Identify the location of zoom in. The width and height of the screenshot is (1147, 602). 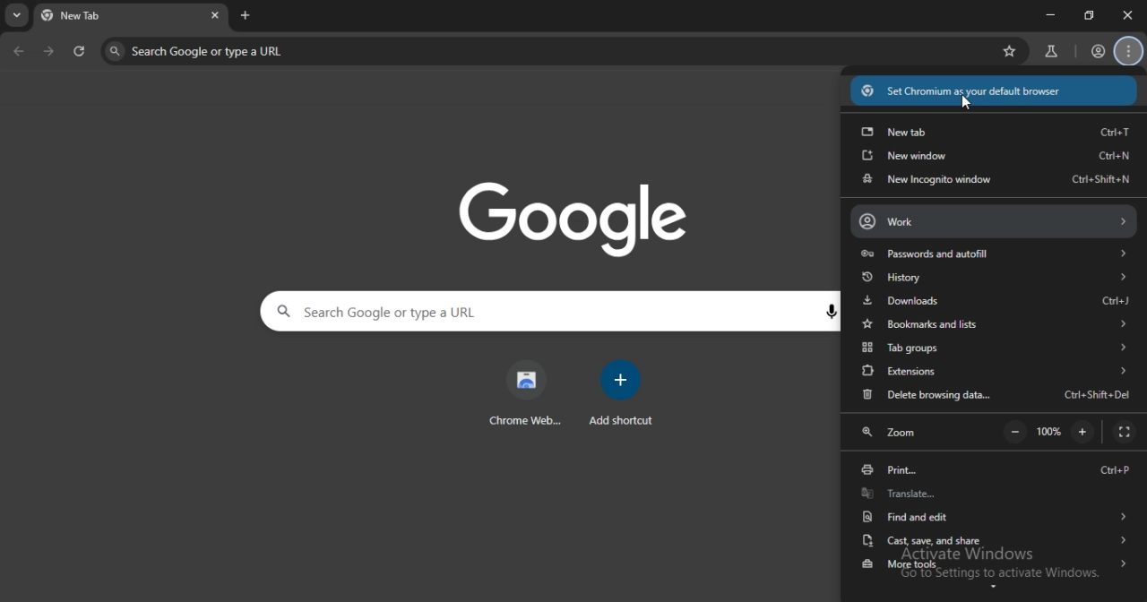
(1082, 431).